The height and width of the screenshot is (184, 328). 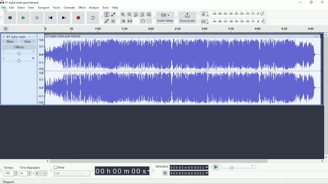 I want to click on Skip to start, so click(x=50, y=18).